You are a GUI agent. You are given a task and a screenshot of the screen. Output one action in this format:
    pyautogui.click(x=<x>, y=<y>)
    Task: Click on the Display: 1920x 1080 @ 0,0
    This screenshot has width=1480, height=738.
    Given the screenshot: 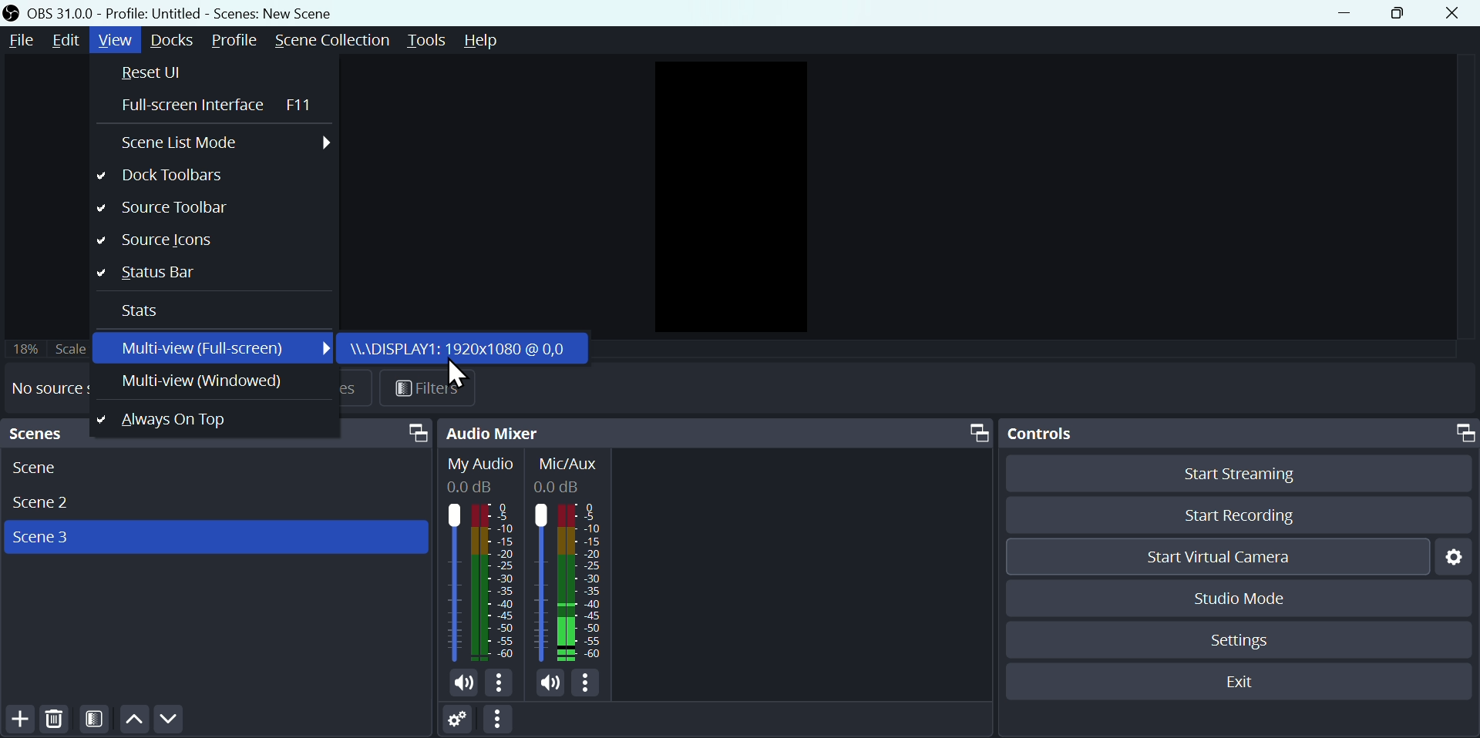 What is the action you would take?
    pyautogui.click(x=466, y=348)
    